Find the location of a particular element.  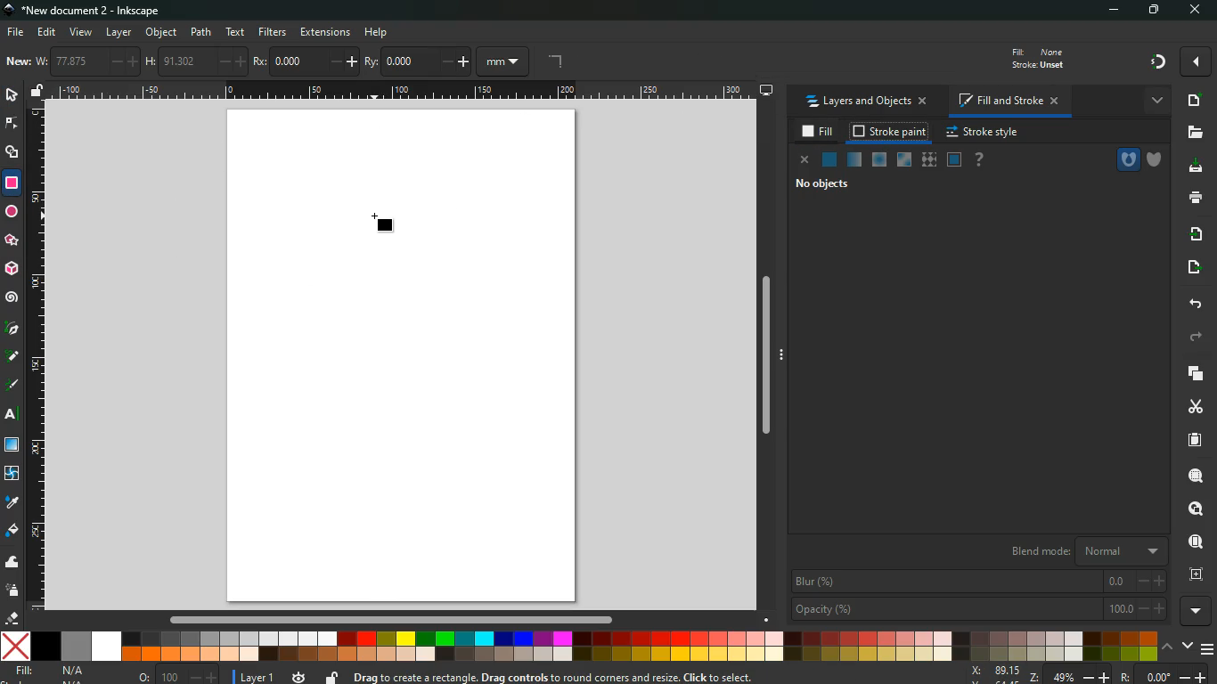

cursor is located at coordinates (372, 215).